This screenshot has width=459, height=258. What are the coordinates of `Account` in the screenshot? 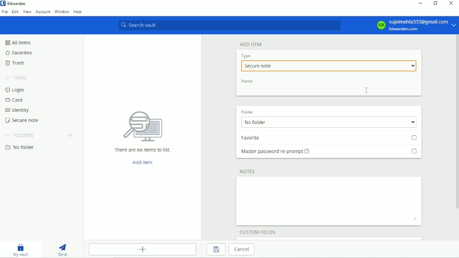 It's located at (43, 12).